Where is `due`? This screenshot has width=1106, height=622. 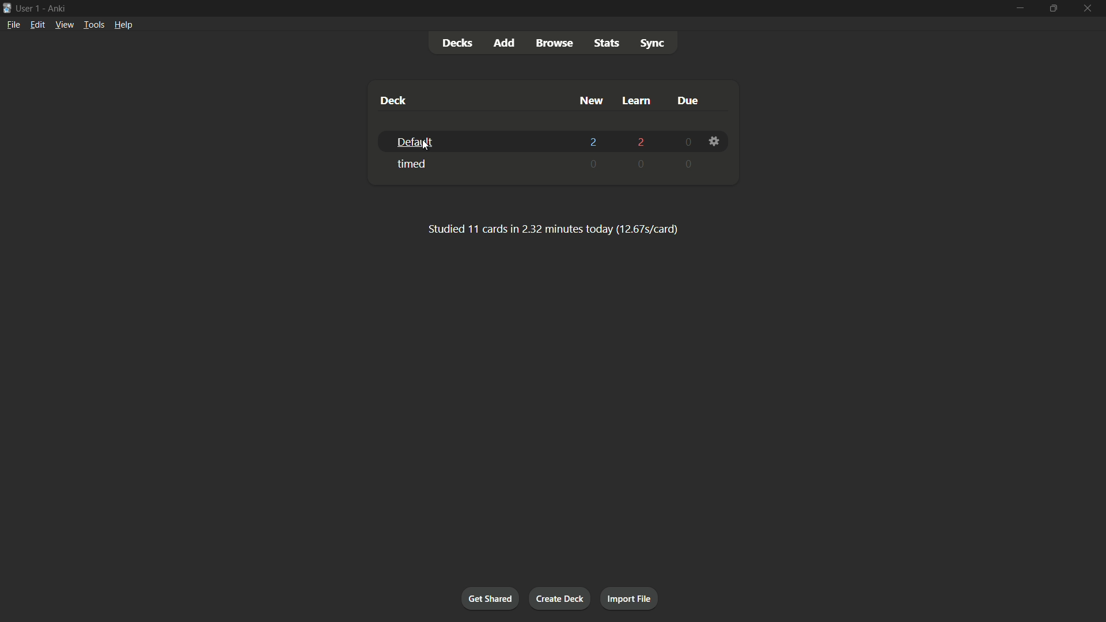
due is located at coordinates (684, 100).